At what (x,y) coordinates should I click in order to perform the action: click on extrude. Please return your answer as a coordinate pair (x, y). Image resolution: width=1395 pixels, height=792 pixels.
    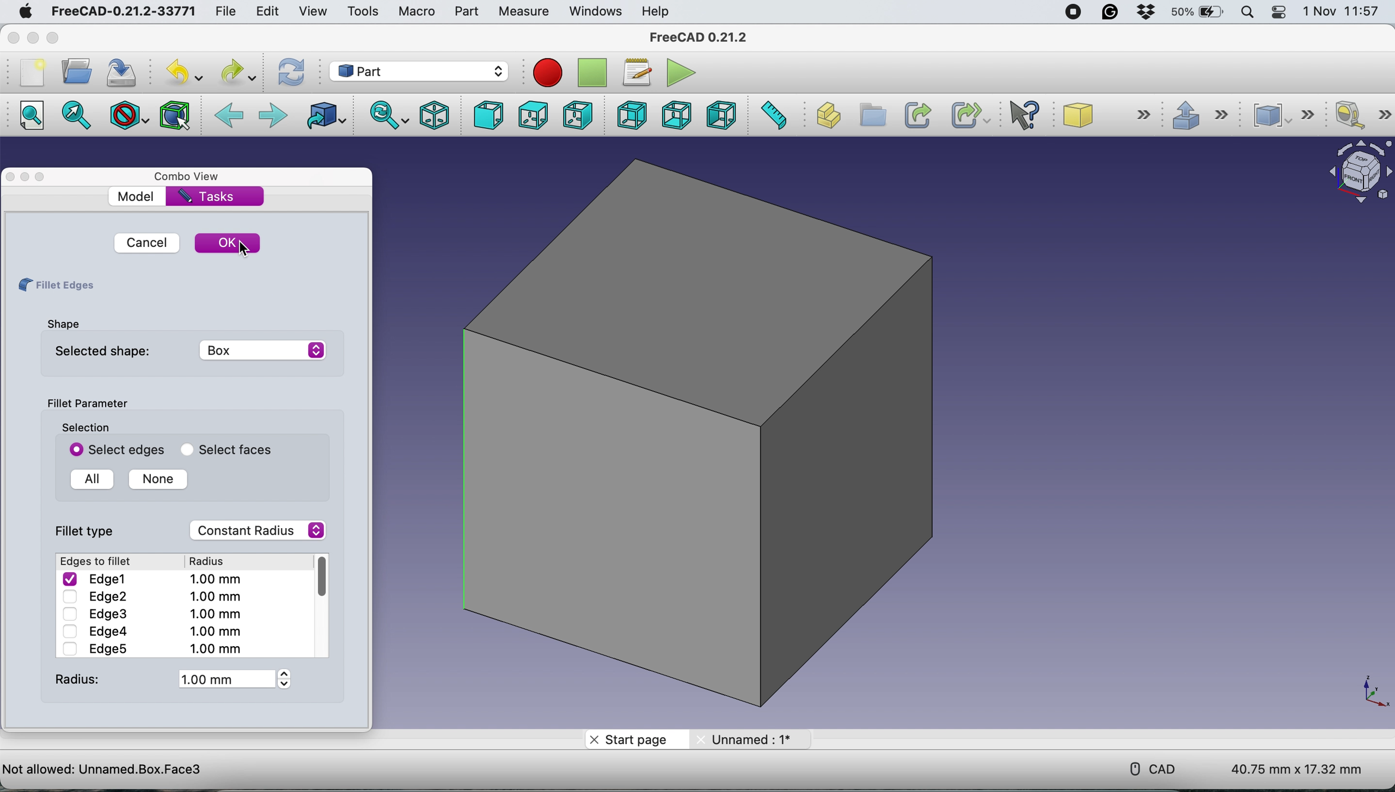
    Looking at the image, I should click on (1196, 113).